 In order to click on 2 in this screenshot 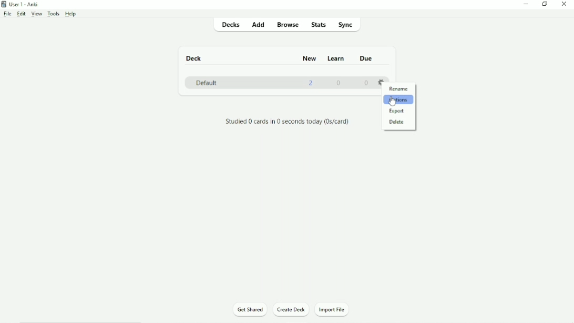, I will do `click(311, 83)`.